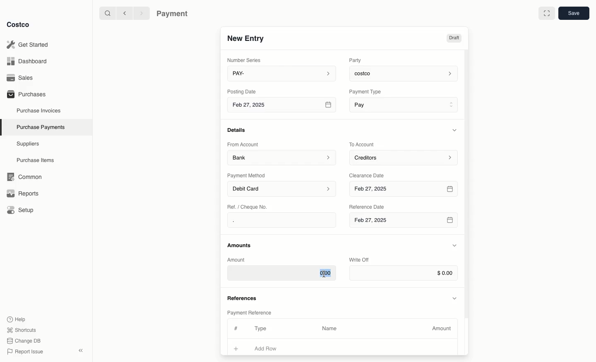 The width and height of the screenshot is (596, 362). Describe the element at coordinates (405, 104) in the screenshot. I see `Pay` at that location.